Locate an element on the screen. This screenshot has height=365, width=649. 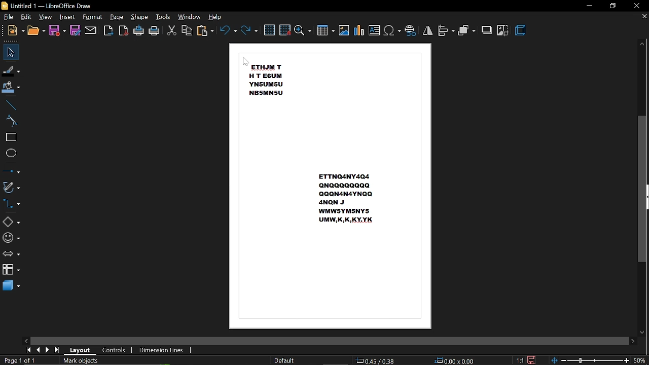
lines and arrows is located at coordinates (11, 169).